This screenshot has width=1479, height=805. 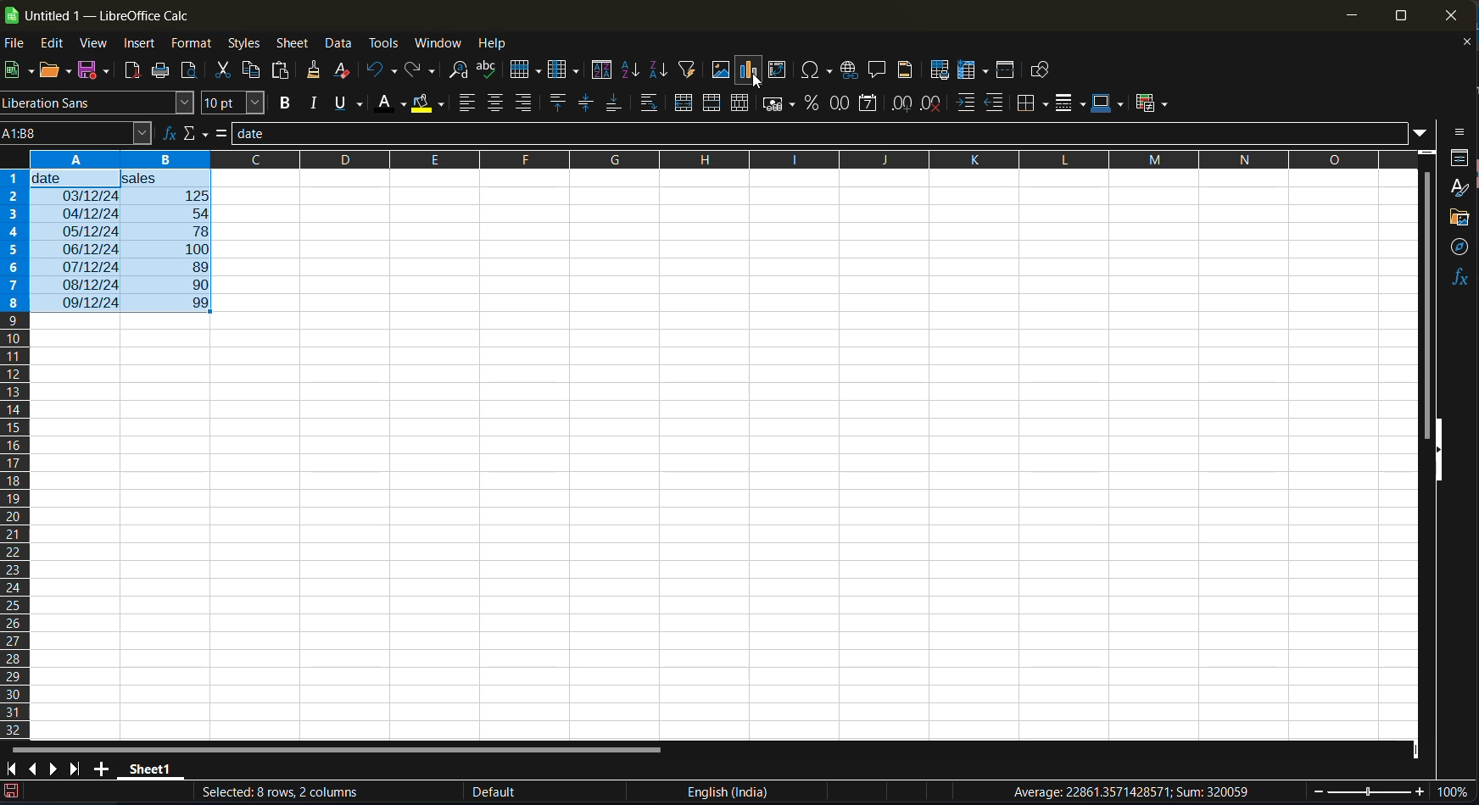 I want to click on split window, so click(x=1006, y=71).